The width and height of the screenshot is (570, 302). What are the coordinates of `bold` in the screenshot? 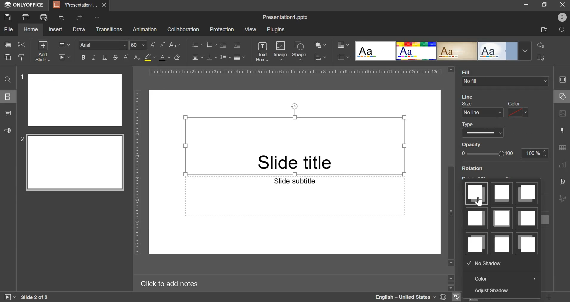 It's located at (83, 57).